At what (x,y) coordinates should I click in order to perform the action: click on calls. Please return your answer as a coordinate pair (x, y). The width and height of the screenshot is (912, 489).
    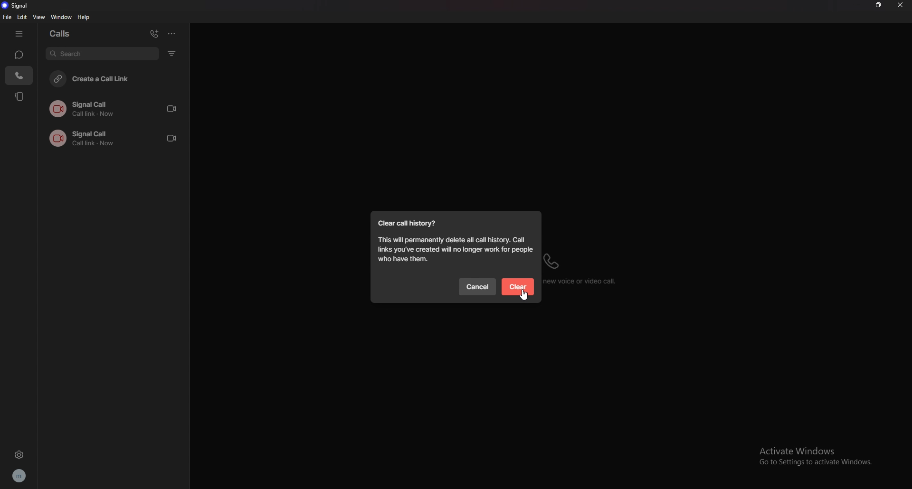
    Looking at the image, I should click on (73, 33).